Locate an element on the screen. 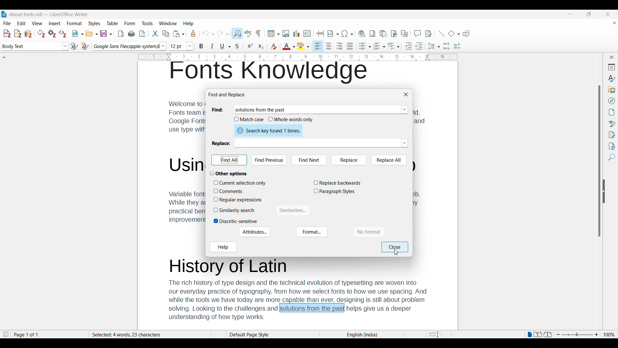  Hide right sidebar is located at coordinates (604, 191).